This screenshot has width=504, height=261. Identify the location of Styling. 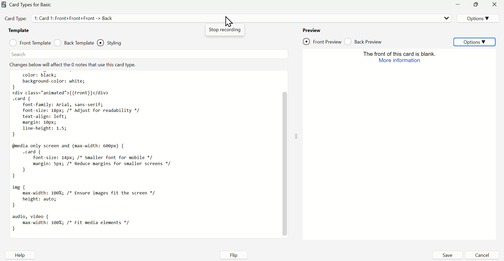
(114, 42).